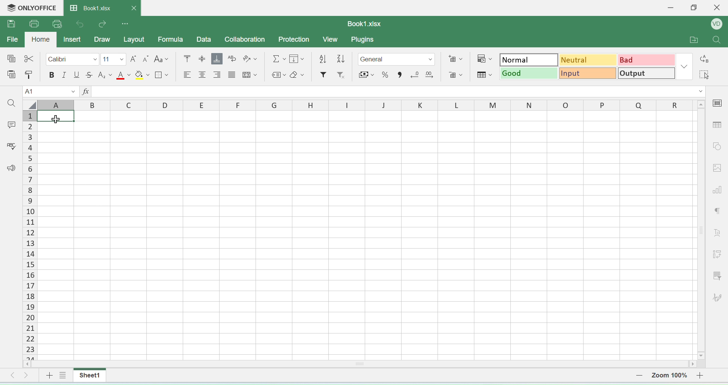  Describe the element at coordinates (455, 59) in the screenshot. I see `add cells` at that location.